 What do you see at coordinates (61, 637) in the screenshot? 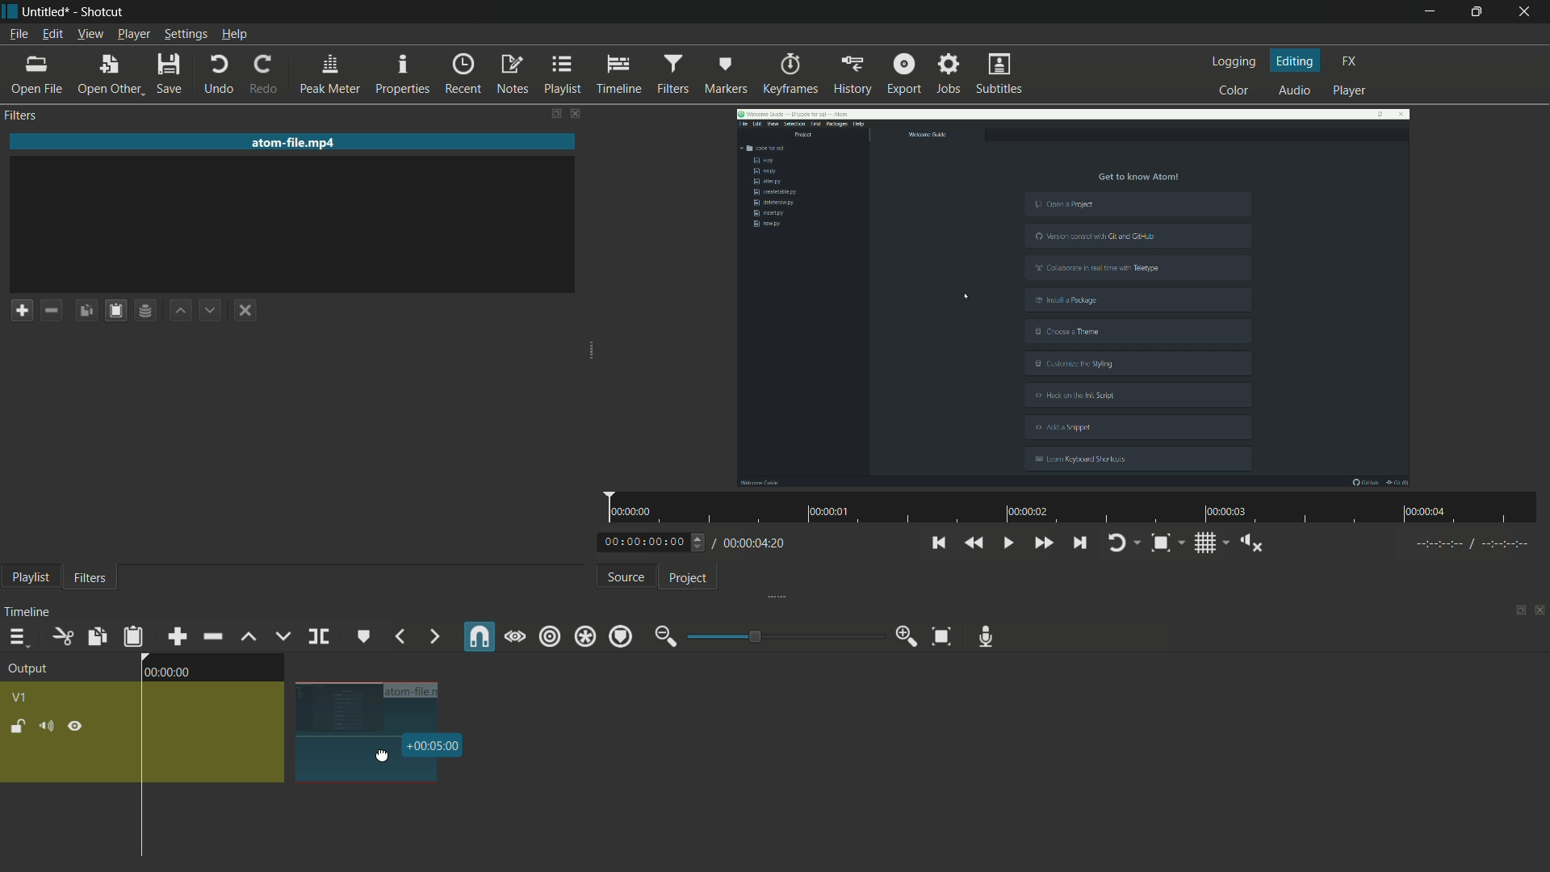
I see `cut` at bounding box center [61, 637].